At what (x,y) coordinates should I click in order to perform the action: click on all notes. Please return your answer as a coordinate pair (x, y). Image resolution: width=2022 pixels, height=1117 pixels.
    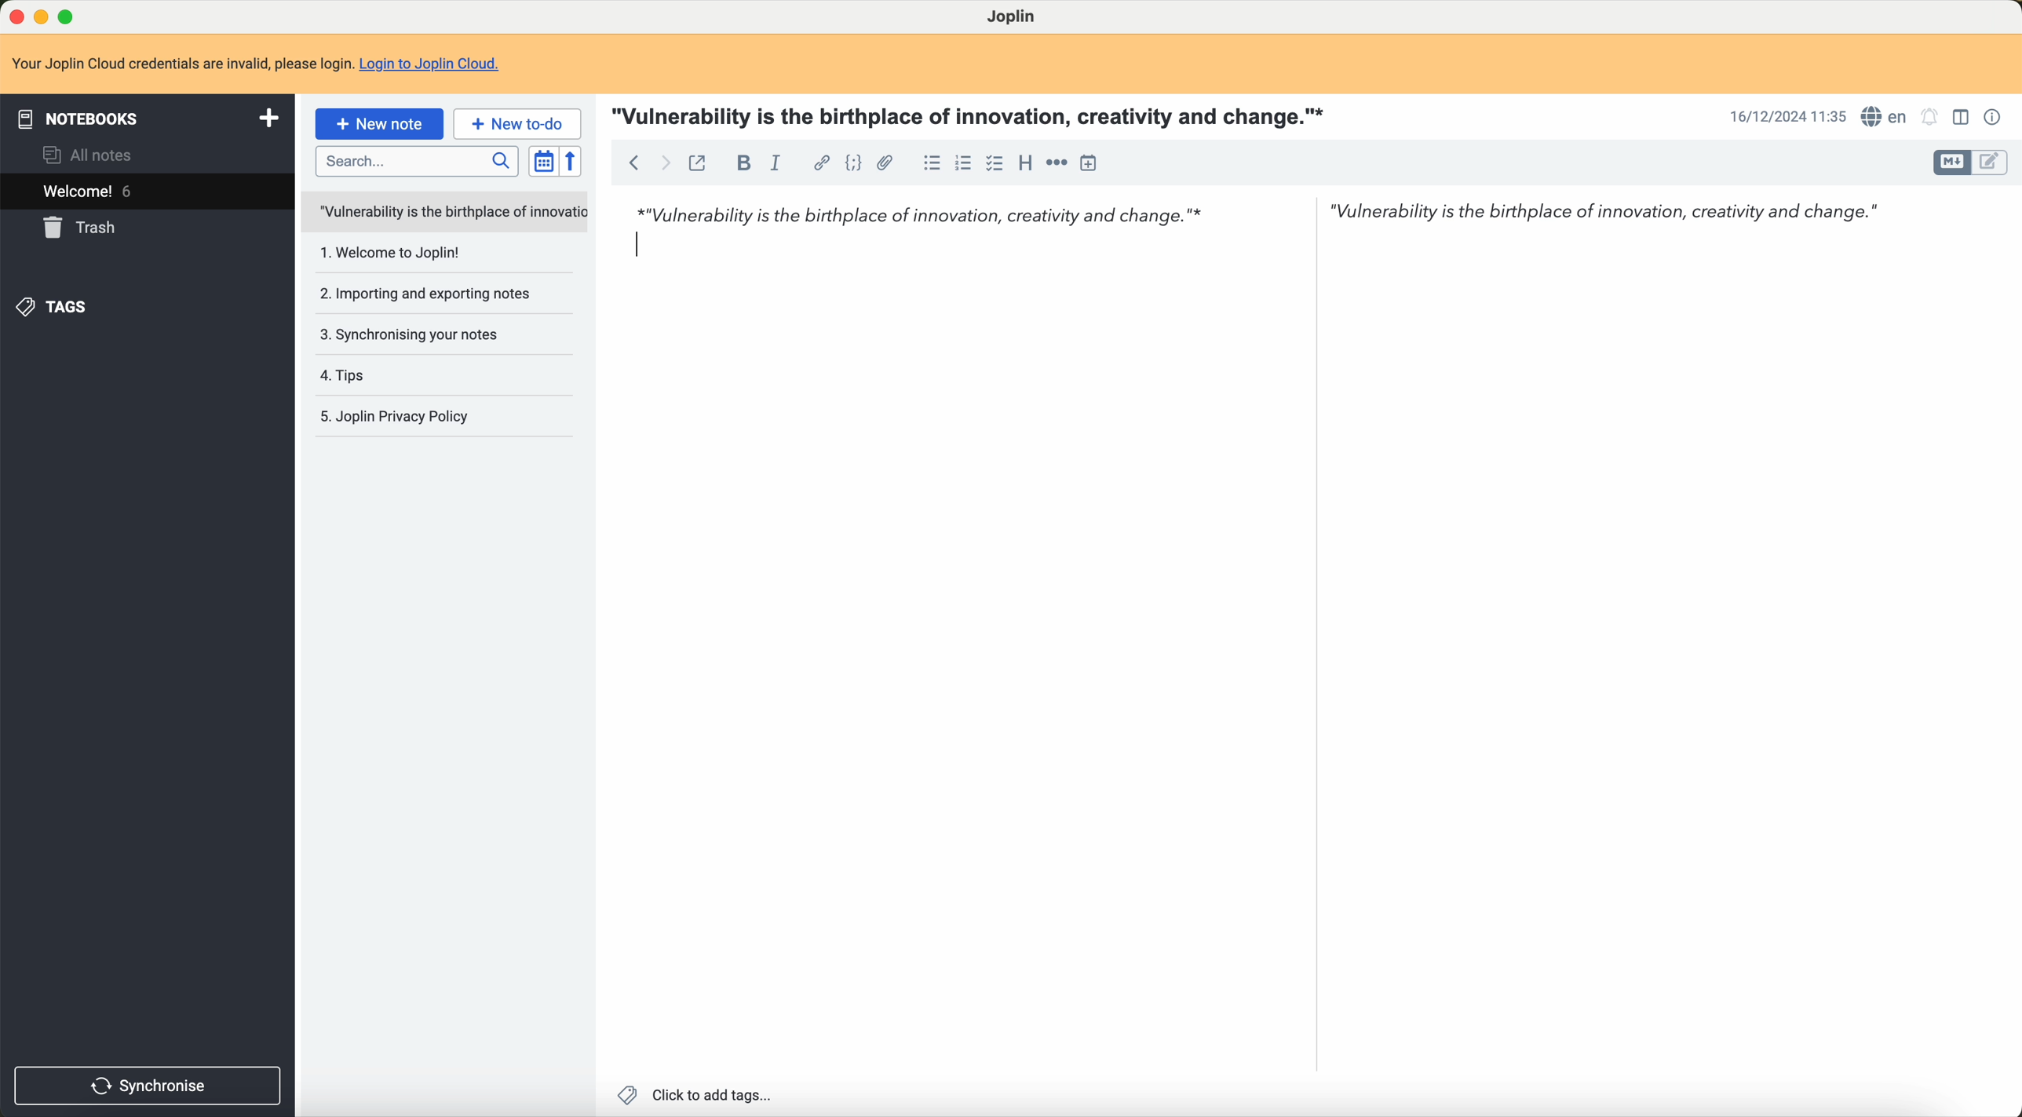
    Looking at the image, I should click on (89, 156).